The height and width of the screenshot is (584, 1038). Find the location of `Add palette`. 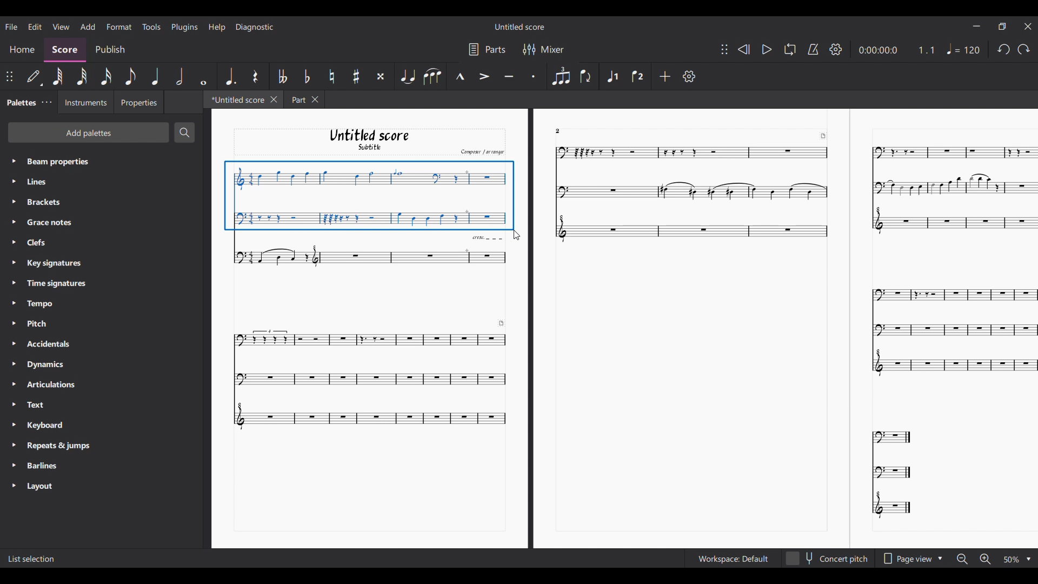

Add palette is located at coordinates (89, 132).